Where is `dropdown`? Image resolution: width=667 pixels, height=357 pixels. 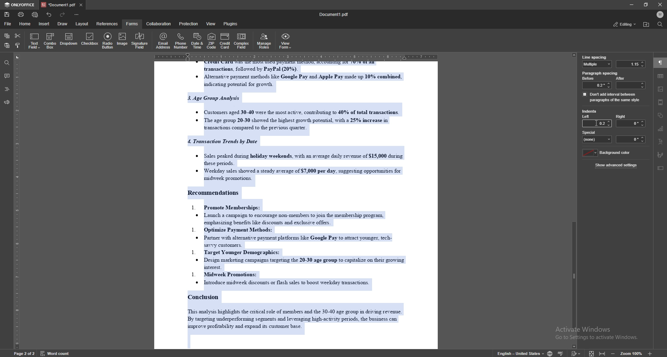
dropdown is located at coordinates (69, 40).